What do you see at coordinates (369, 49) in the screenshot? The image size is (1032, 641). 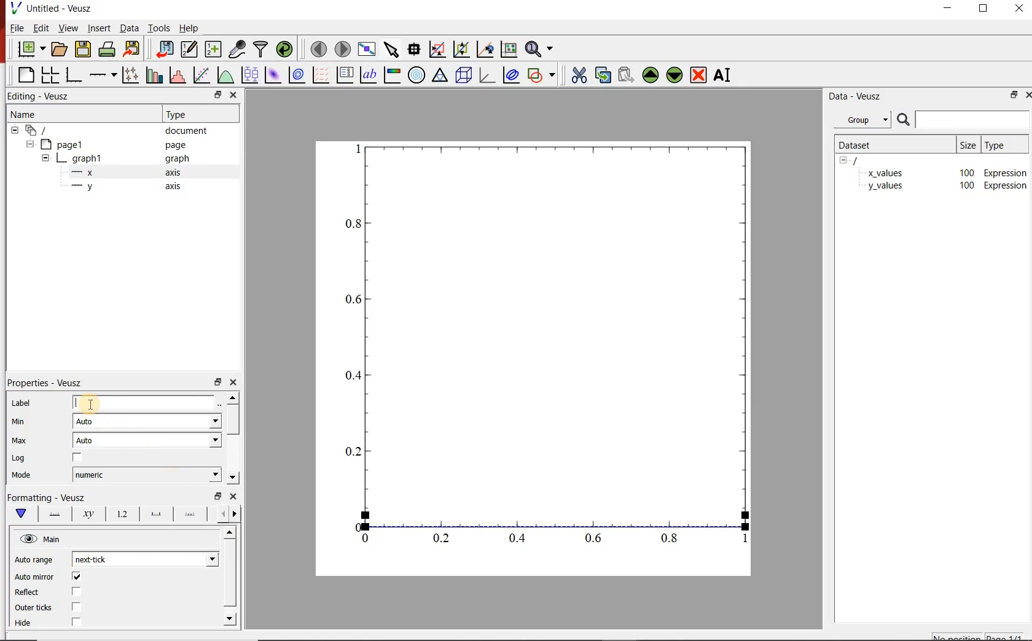 I see `view plot fullscreen` at bounding box center [369, 49].